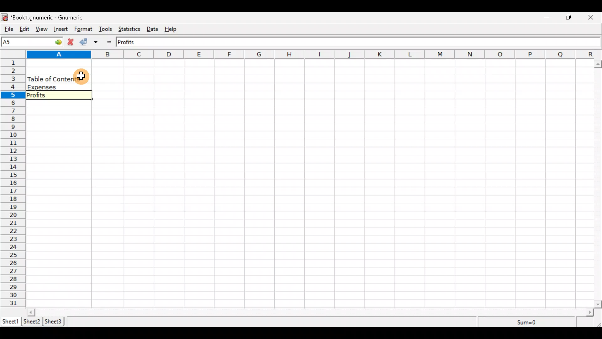 This screenshot has height=339, width=602. I want to click on Maximize/Minimize, so click(570, 17).